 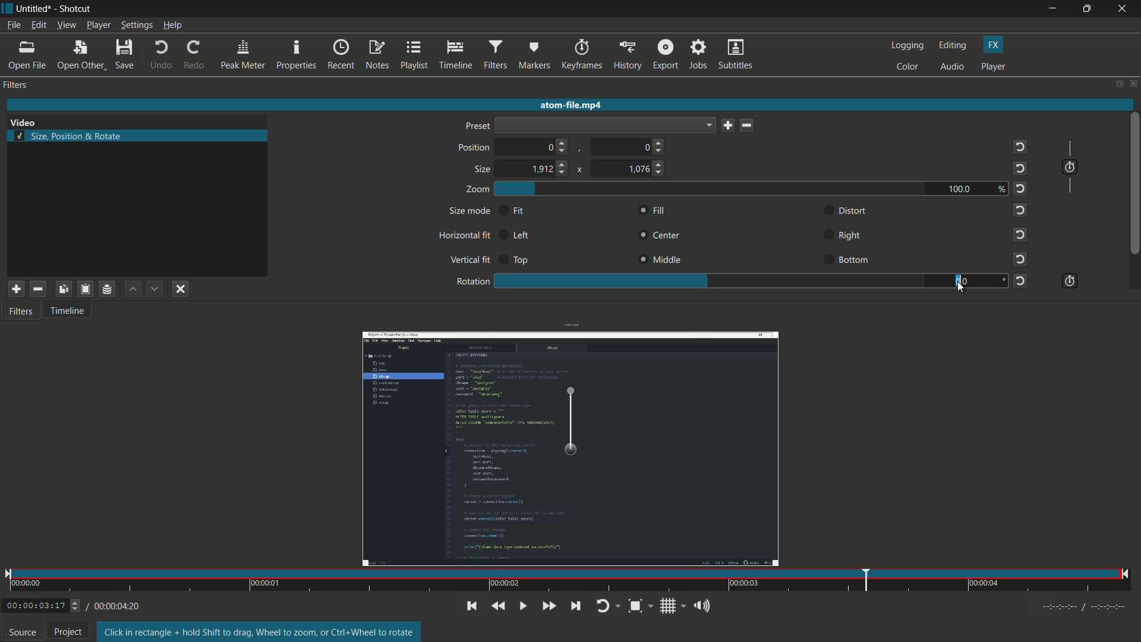 I want to click on rotation adjustment bar, so click(x=708, y=281).